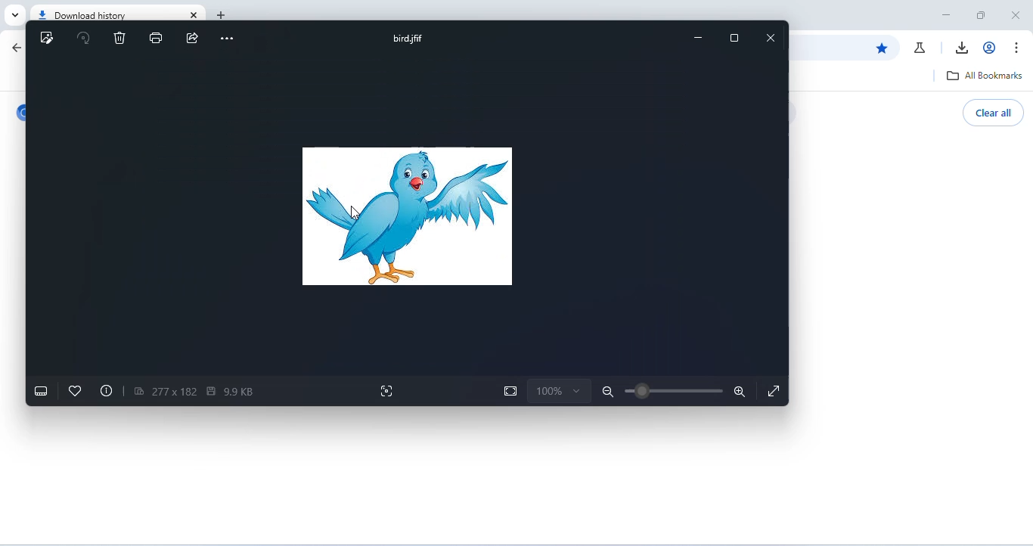 Image resolution: width=1033 pixels, height=546 pixels. Describe the element at coordinates (42, 390) in the screenshot. I see `show filmstrip` at that location.